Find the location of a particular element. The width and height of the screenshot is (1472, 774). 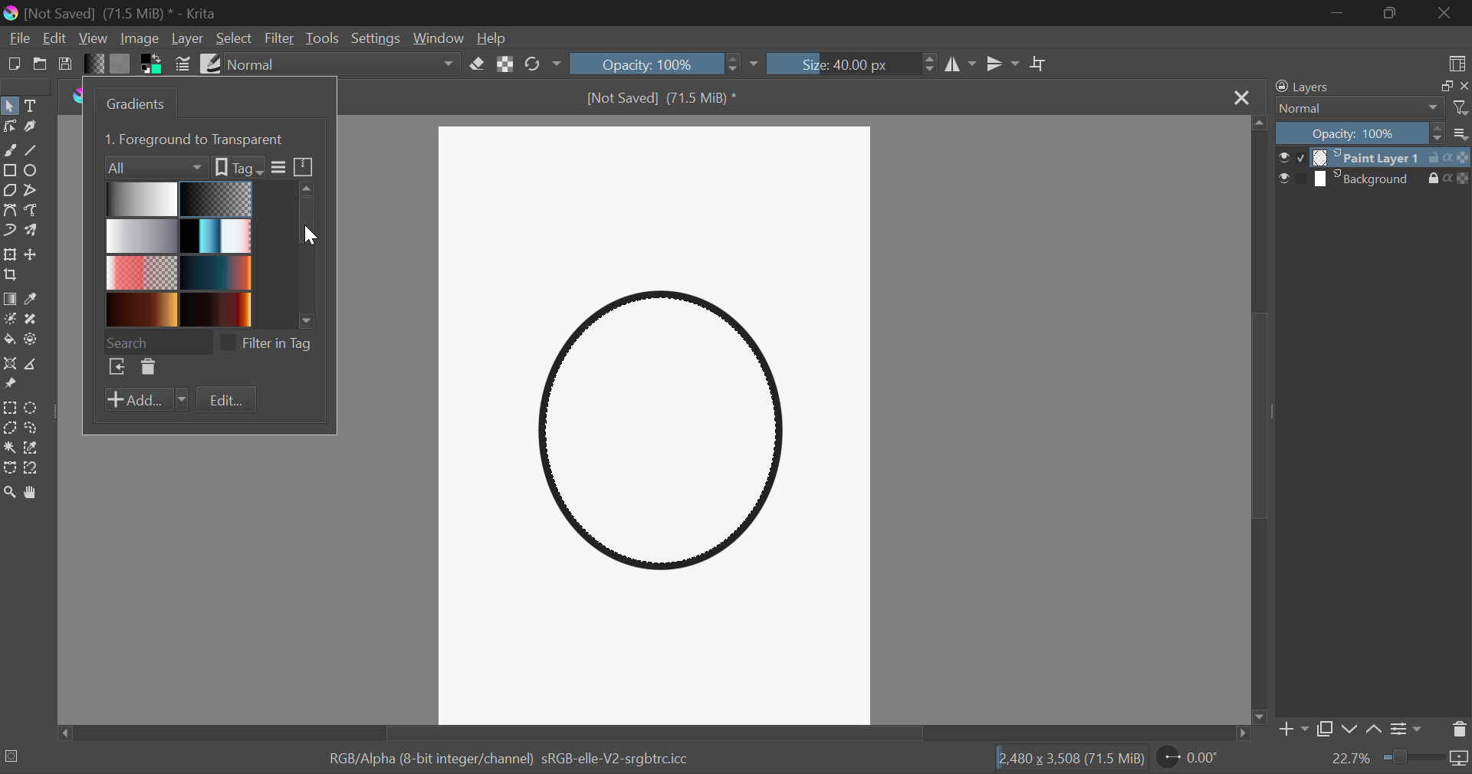

filter is located at coordinates (1460, 108).